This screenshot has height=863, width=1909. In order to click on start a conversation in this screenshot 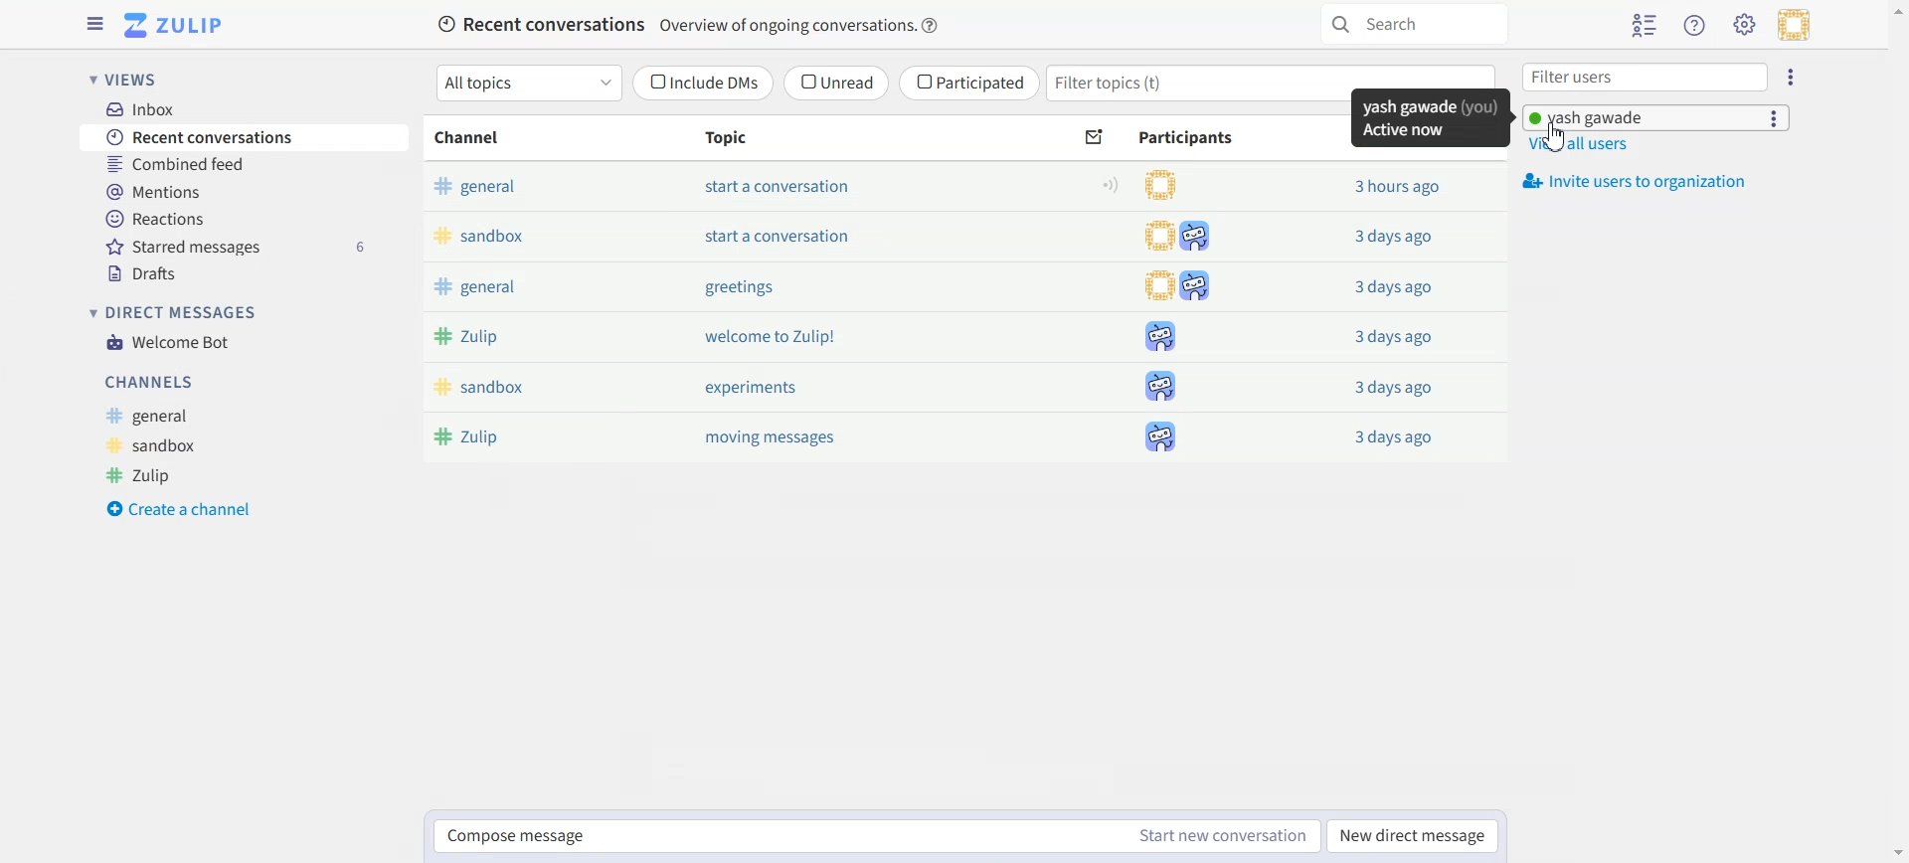, I will do `click(800, 244)`.